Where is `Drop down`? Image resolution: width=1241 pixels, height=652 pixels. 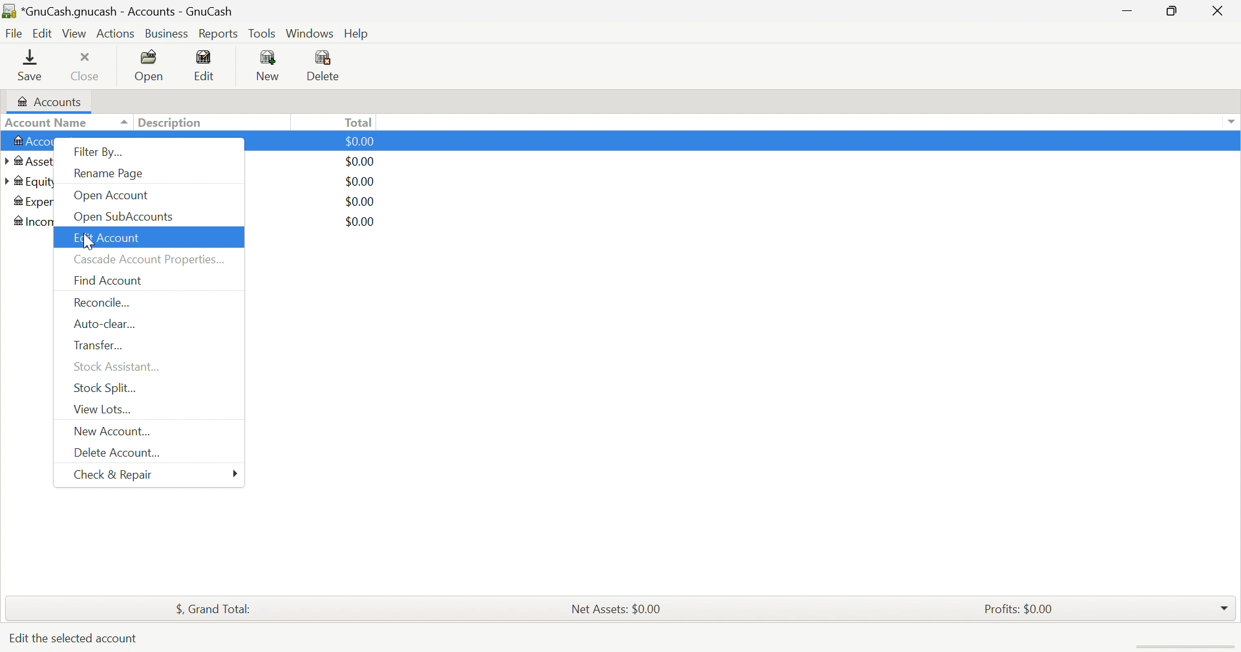
Drop down is located at coordinates (1231, 120).